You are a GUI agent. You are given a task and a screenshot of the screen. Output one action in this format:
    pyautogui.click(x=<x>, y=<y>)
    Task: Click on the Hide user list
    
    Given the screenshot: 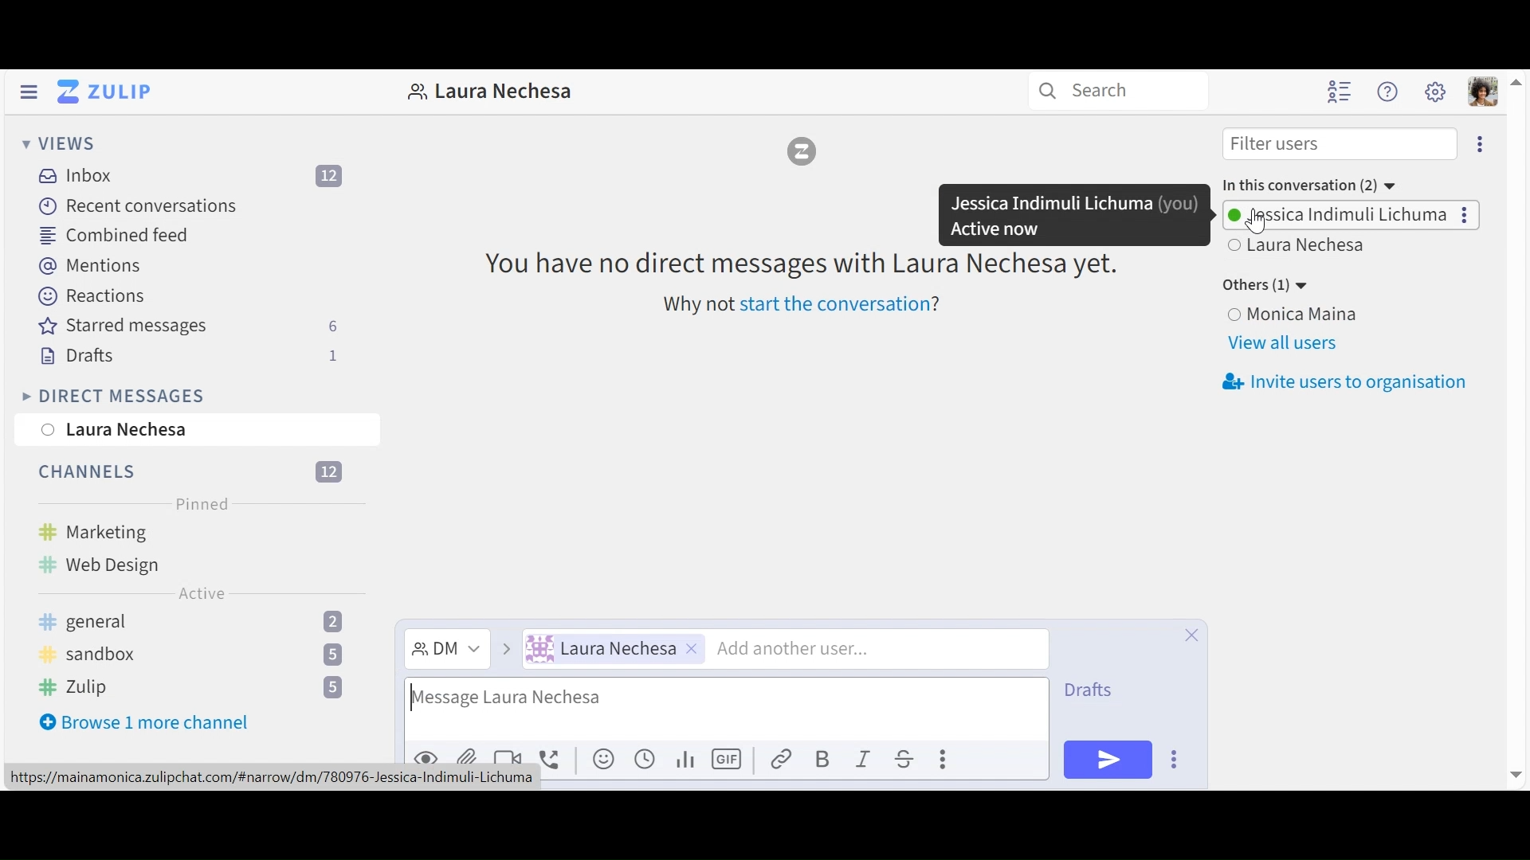 What is the action you would take?
    pyautogui.click(x=1341, y=92)
    